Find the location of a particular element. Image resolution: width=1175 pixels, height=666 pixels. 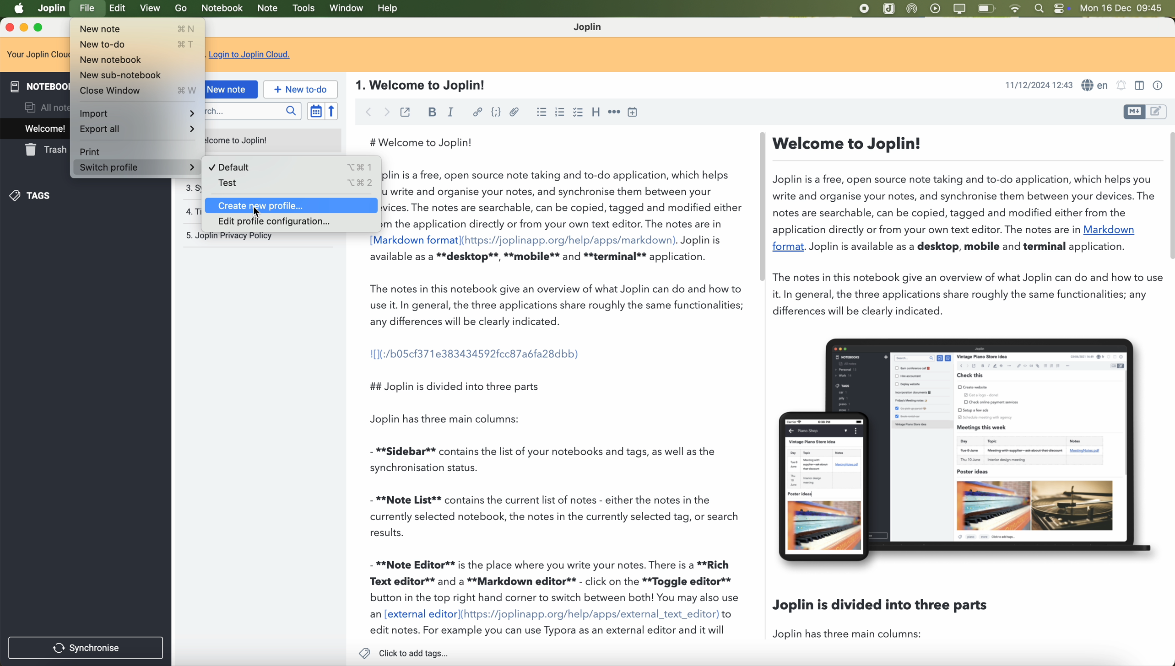

bulleted list is located at coordinates (541, 112).